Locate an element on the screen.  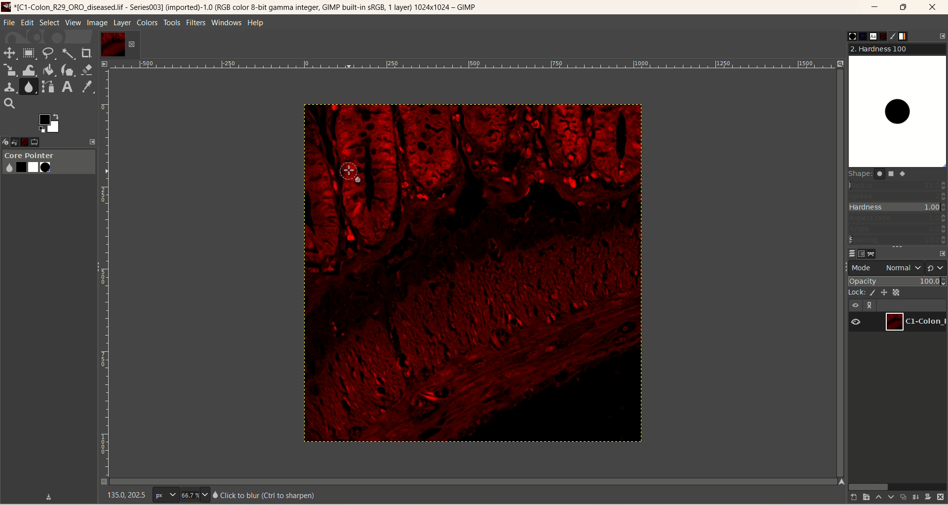
layers is located at coordinates (848, 252).